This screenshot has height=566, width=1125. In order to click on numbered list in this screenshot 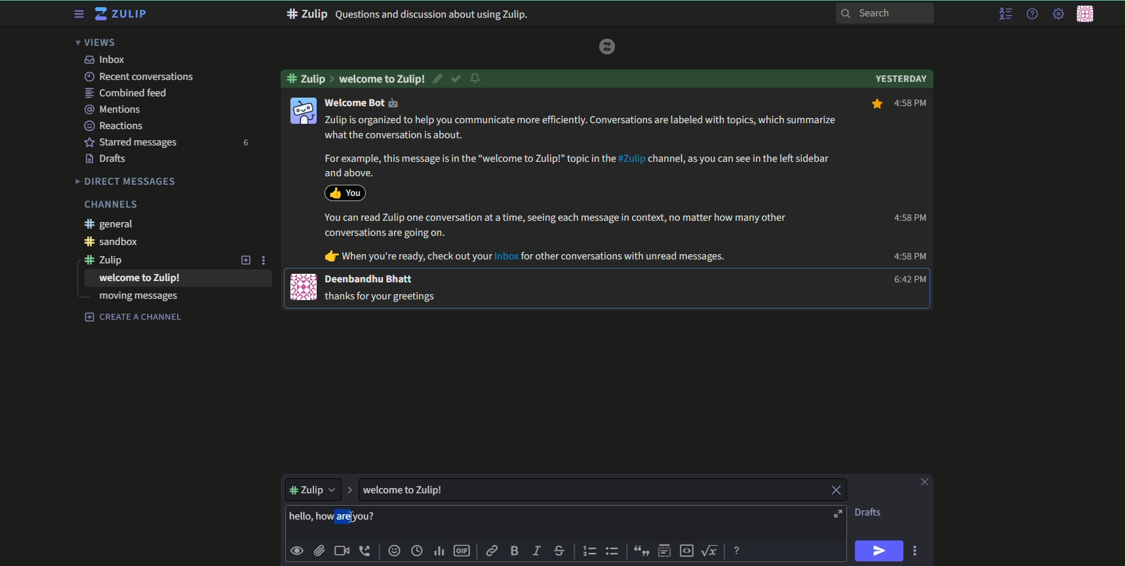, I will do `click(590, 551)`.